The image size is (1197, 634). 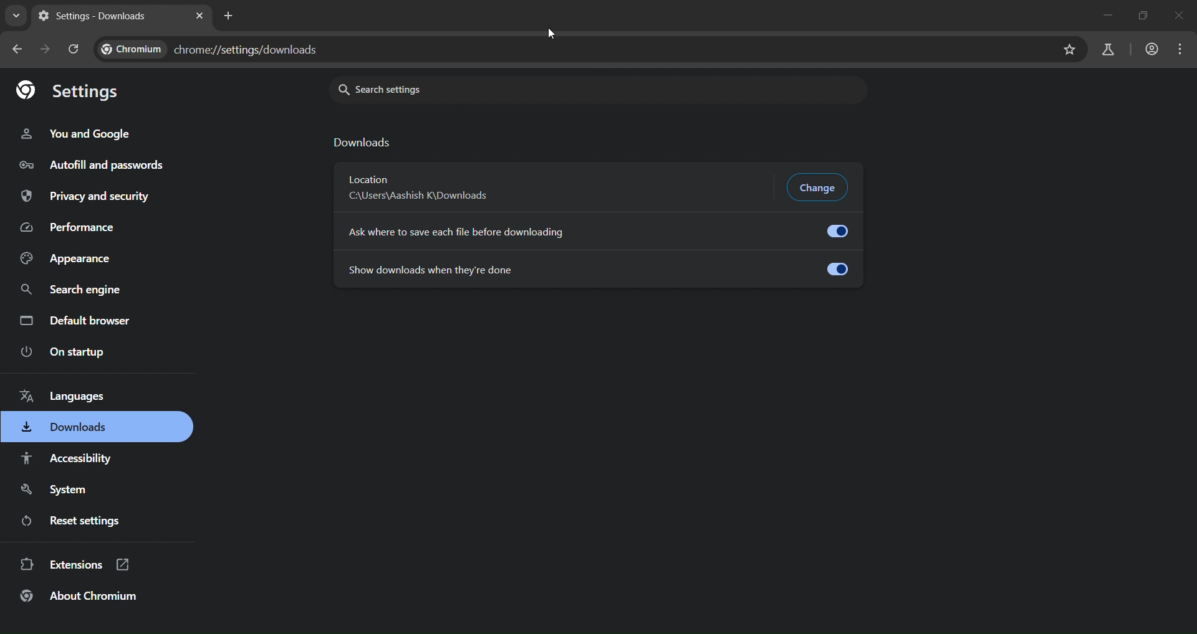 I want to click on current tab, so click(x=90, y=17).